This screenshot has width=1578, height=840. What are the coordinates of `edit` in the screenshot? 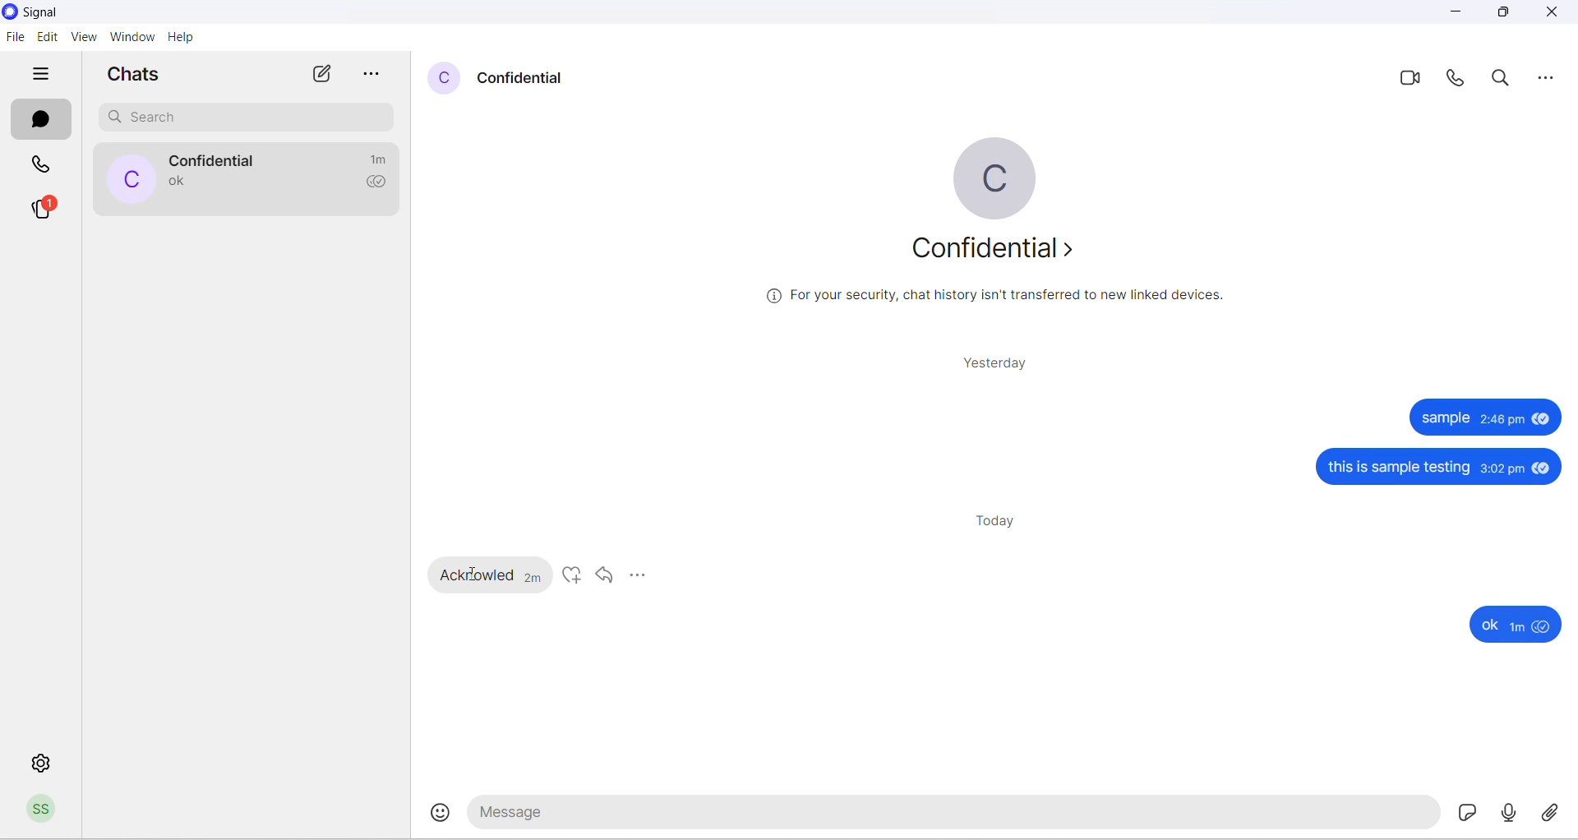 It's located at (46, 37).